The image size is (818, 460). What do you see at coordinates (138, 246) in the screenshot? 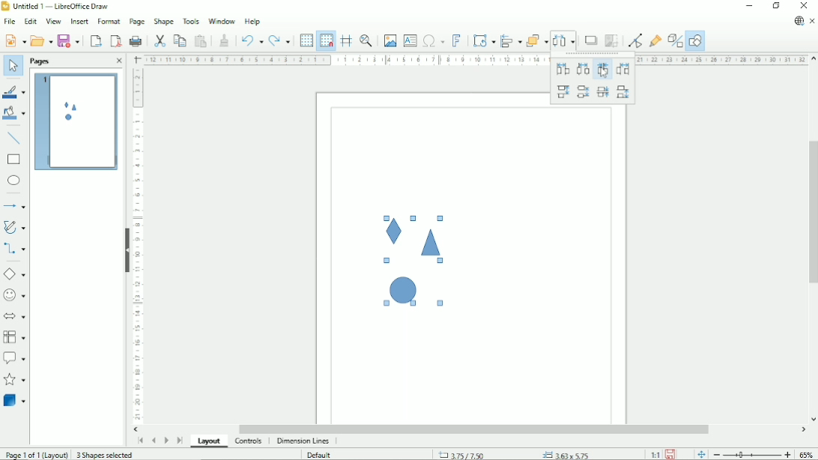
I see `Vertical scale` at bounding box center [138, 246].